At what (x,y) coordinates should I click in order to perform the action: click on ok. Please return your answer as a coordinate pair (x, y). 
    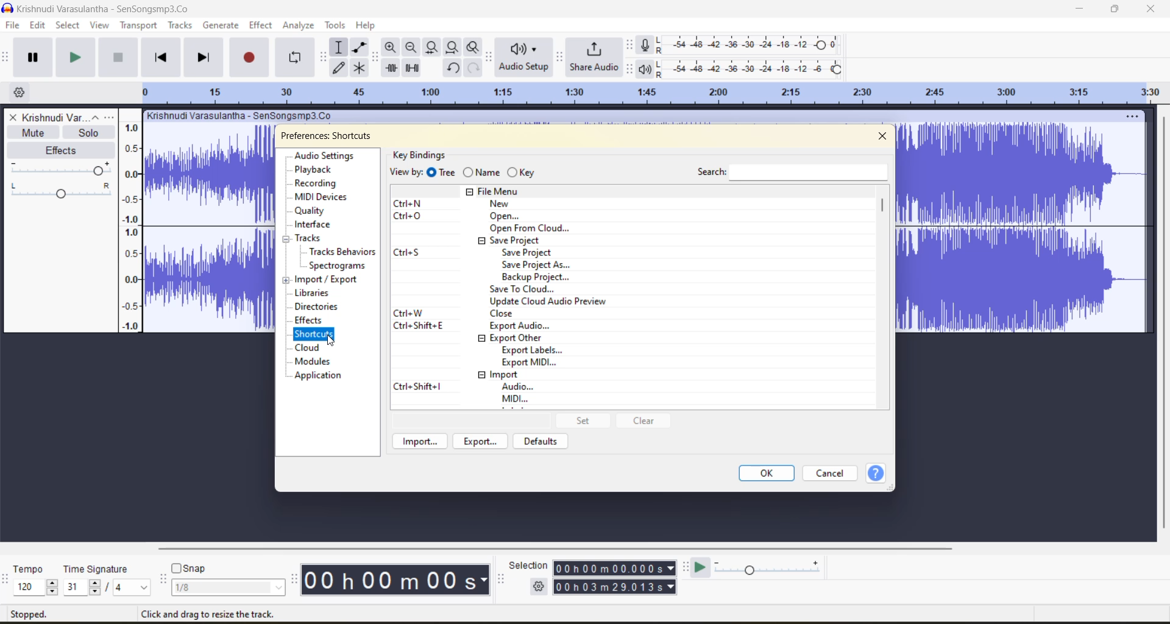
    Looking at the image, I should click on (767, 472).